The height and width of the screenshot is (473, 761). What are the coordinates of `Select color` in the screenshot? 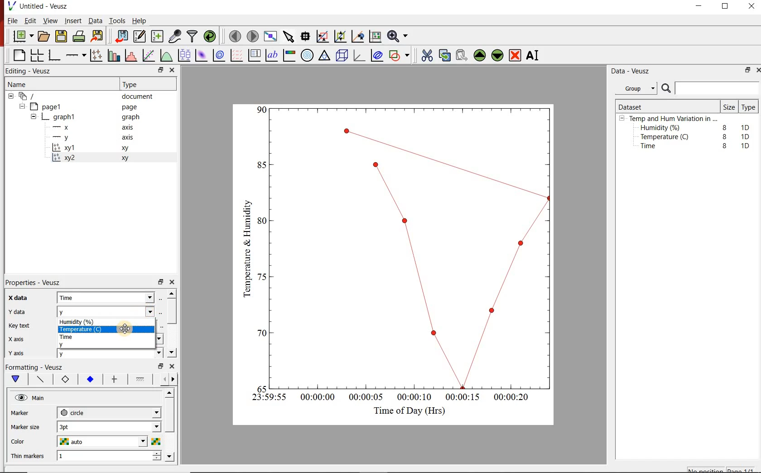 It's located at (156, 442).